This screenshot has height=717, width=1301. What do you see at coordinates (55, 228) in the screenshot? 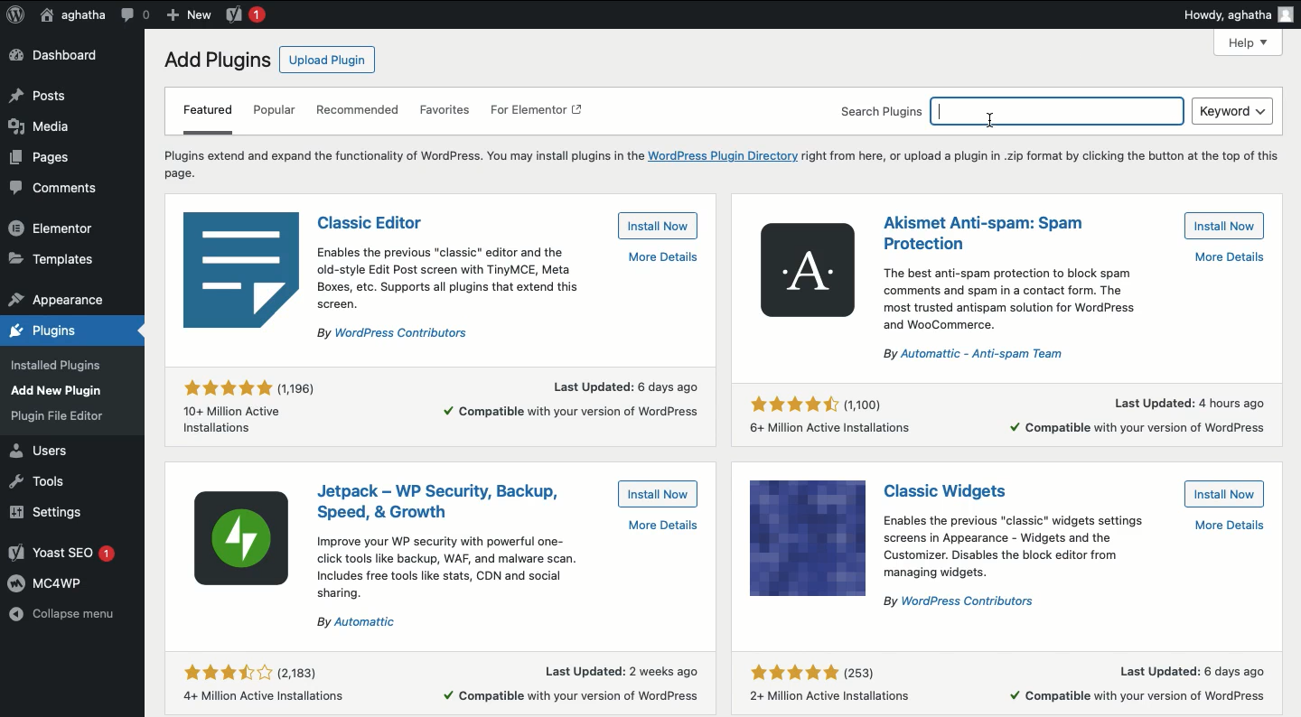
I see `Elementor` at bounding box center [55, 228].